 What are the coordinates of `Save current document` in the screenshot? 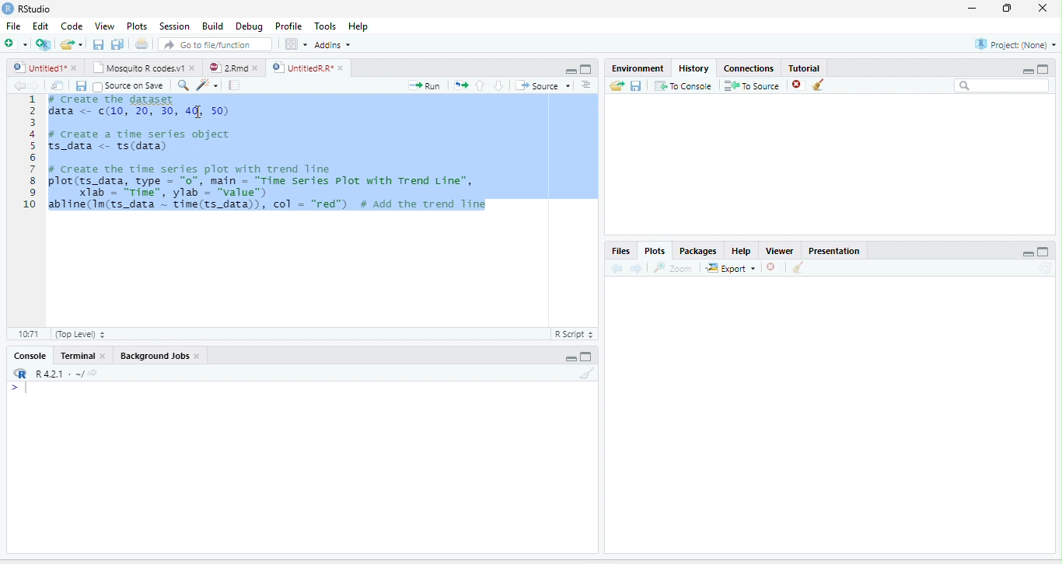 It's located at (98, 44).